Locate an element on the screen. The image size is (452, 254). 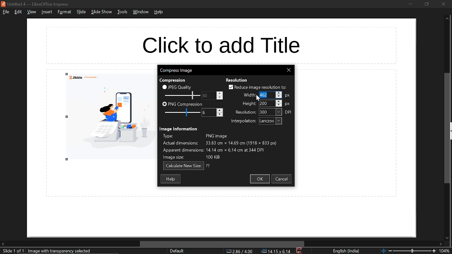
resolution is located at coordinates (244, 113).